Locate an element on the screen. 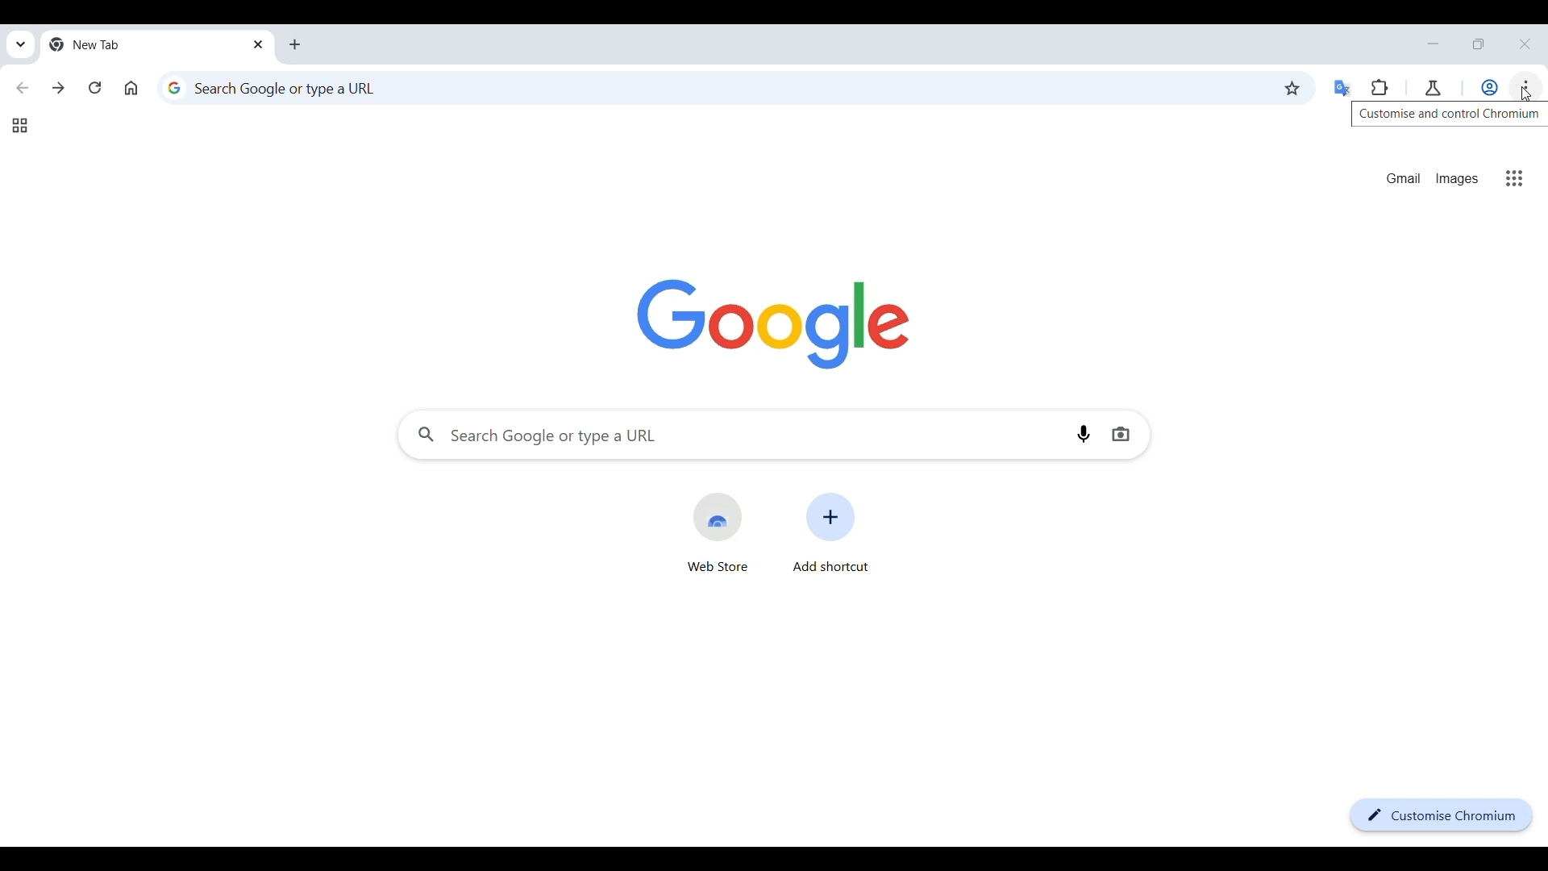 The image size is (1548, 871). Google translator extension is located at coordinates (1344, 89).